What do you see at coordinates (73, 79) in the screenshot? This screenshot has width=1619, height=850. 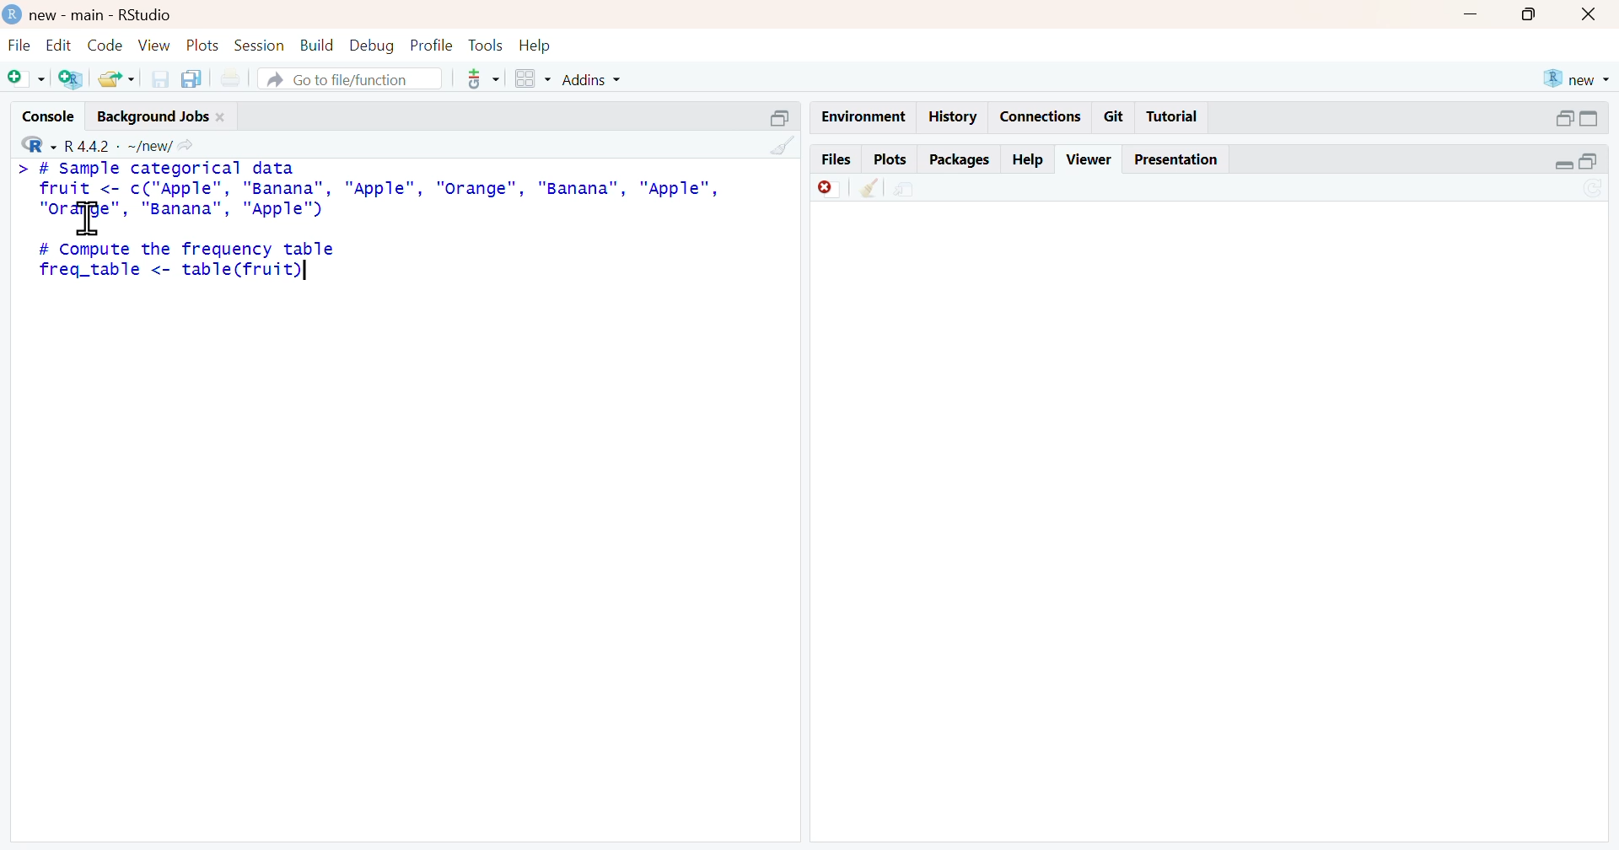 I see `create a project` at bounding box center [73, 79].